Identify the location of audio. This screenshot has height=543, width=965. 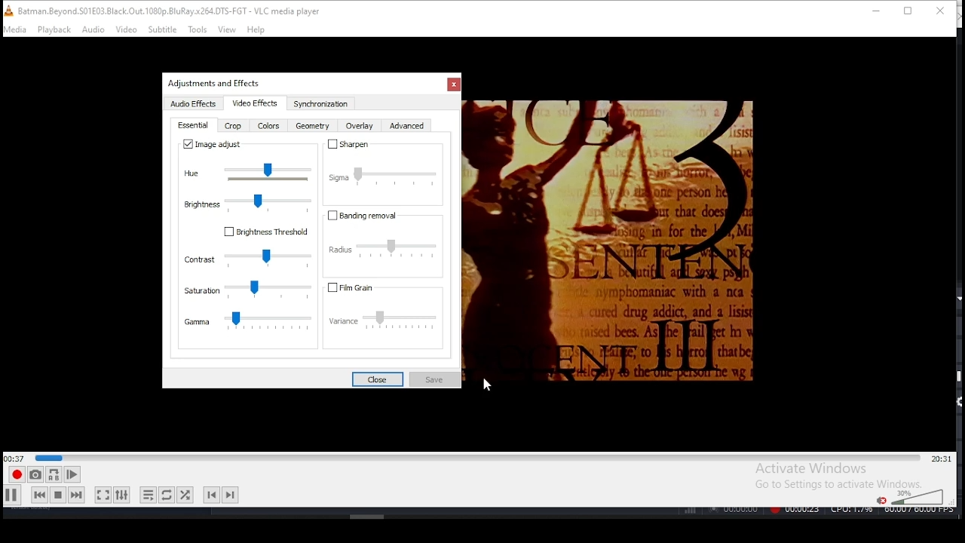
(94, 30).